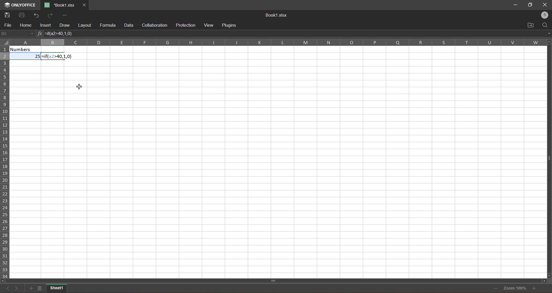  What do you see at coordinates (7, 26) in the screenshot?
I see `file` at bounding box center [7, 26].